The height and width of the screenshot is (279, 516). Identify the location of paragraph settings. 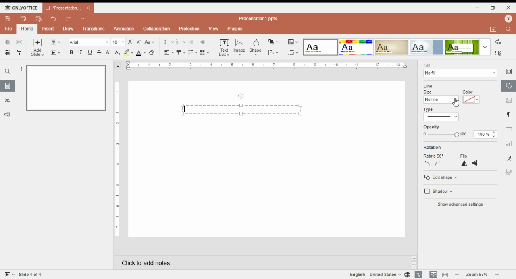
(508, 115).